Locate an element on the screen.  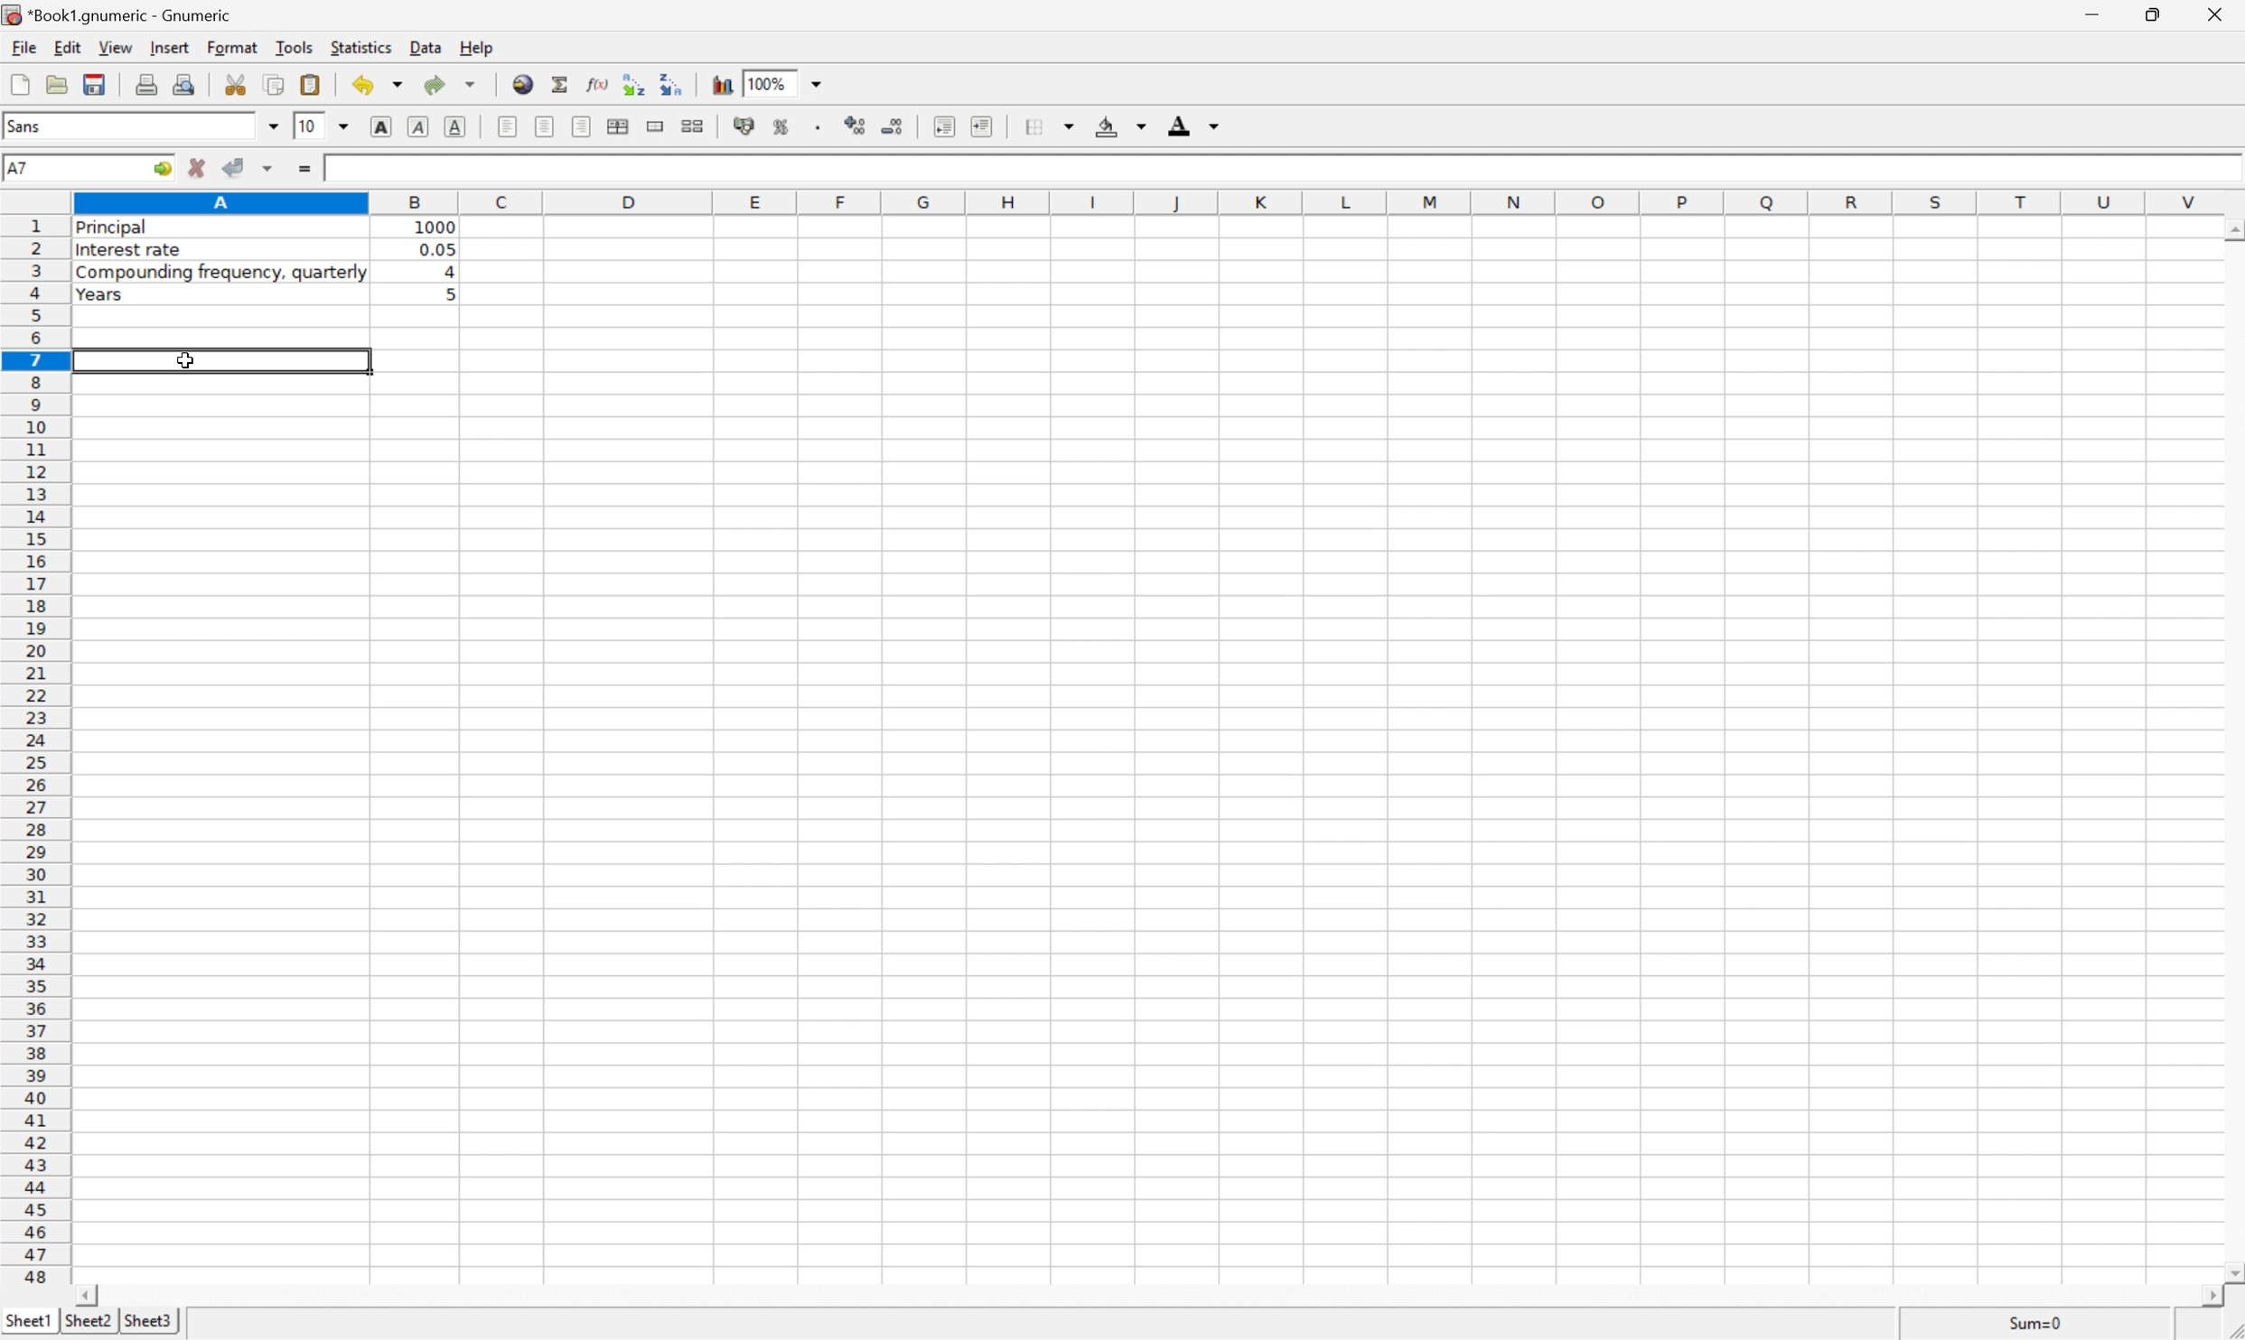
borders is located at coordinates (1050, 125).